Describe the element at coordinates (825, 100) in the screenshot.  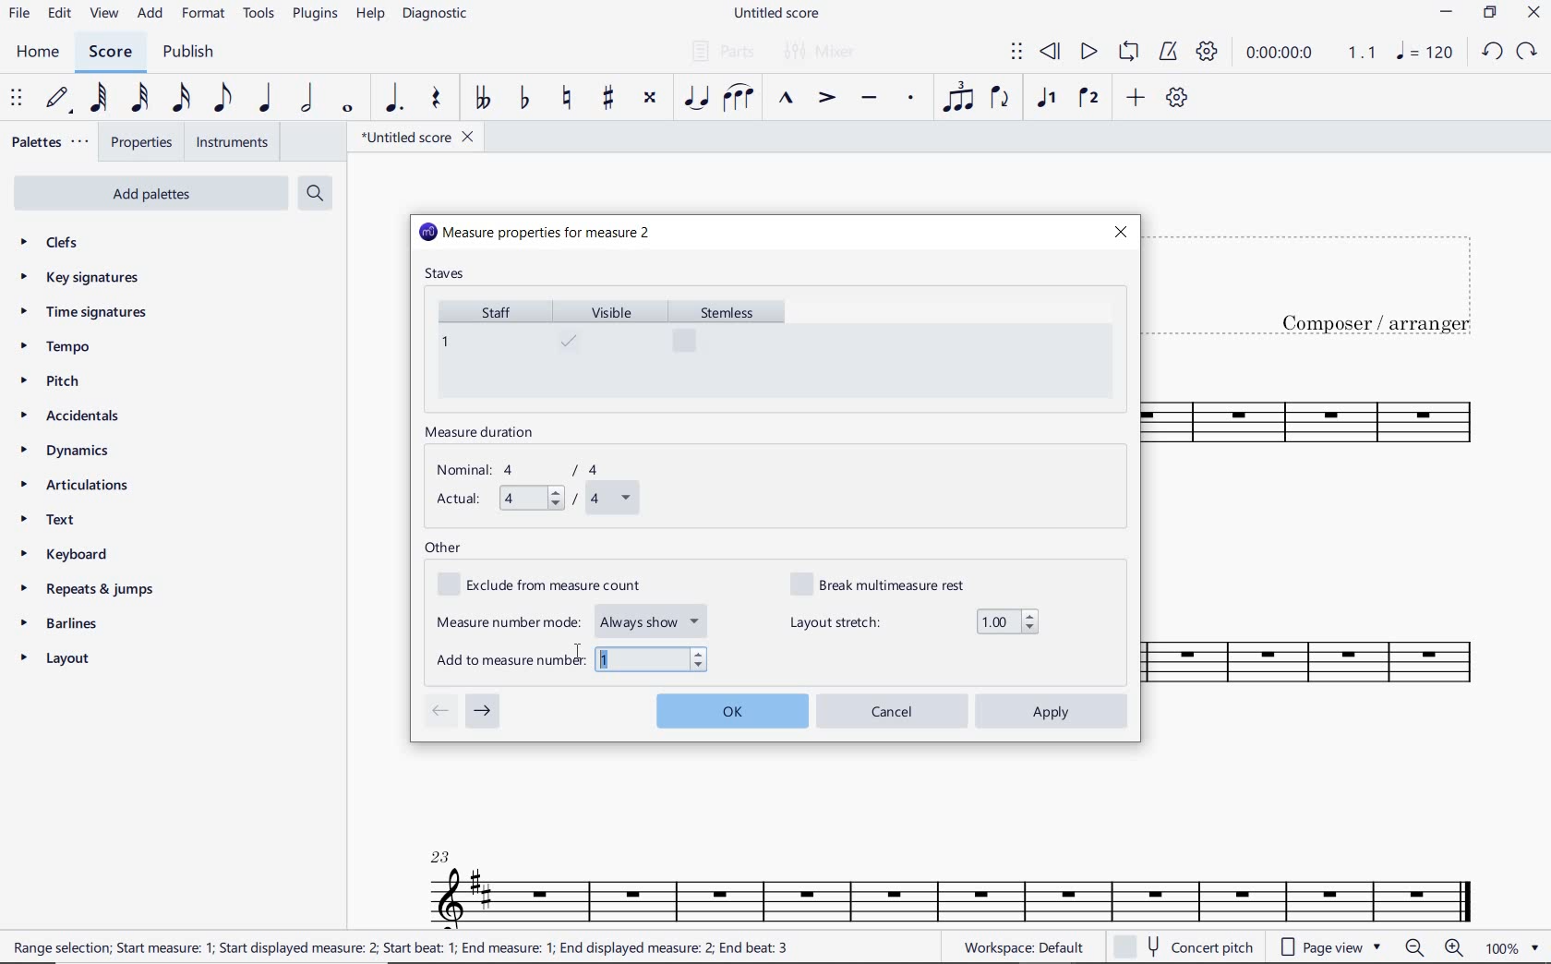
I see `ACCENT` at that location.